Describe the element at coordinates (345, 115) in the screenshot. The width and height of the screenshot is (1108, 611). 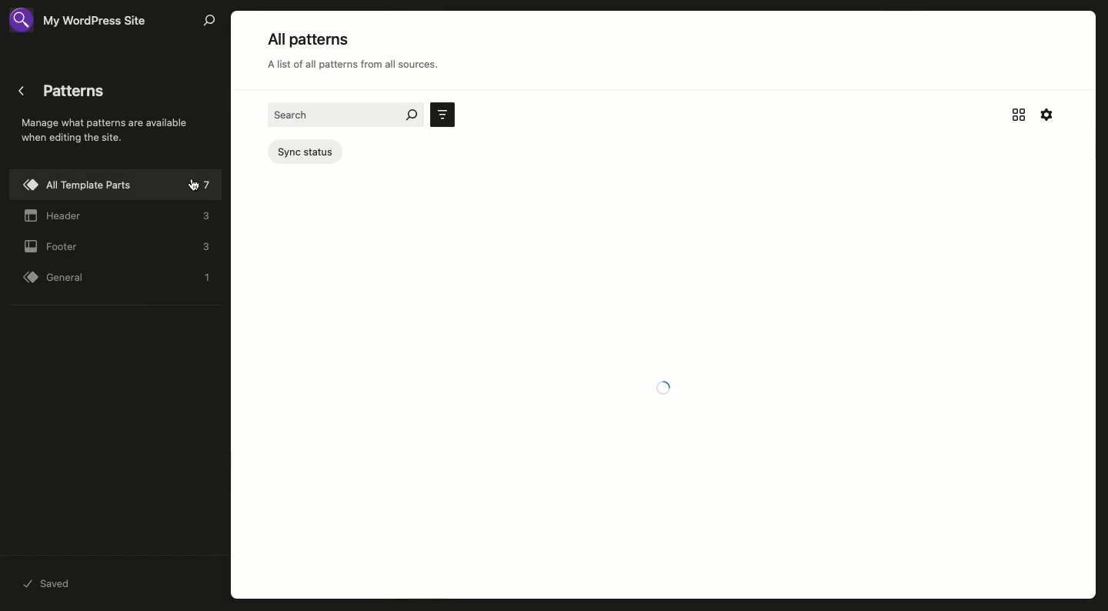
I see `Search` at that location.